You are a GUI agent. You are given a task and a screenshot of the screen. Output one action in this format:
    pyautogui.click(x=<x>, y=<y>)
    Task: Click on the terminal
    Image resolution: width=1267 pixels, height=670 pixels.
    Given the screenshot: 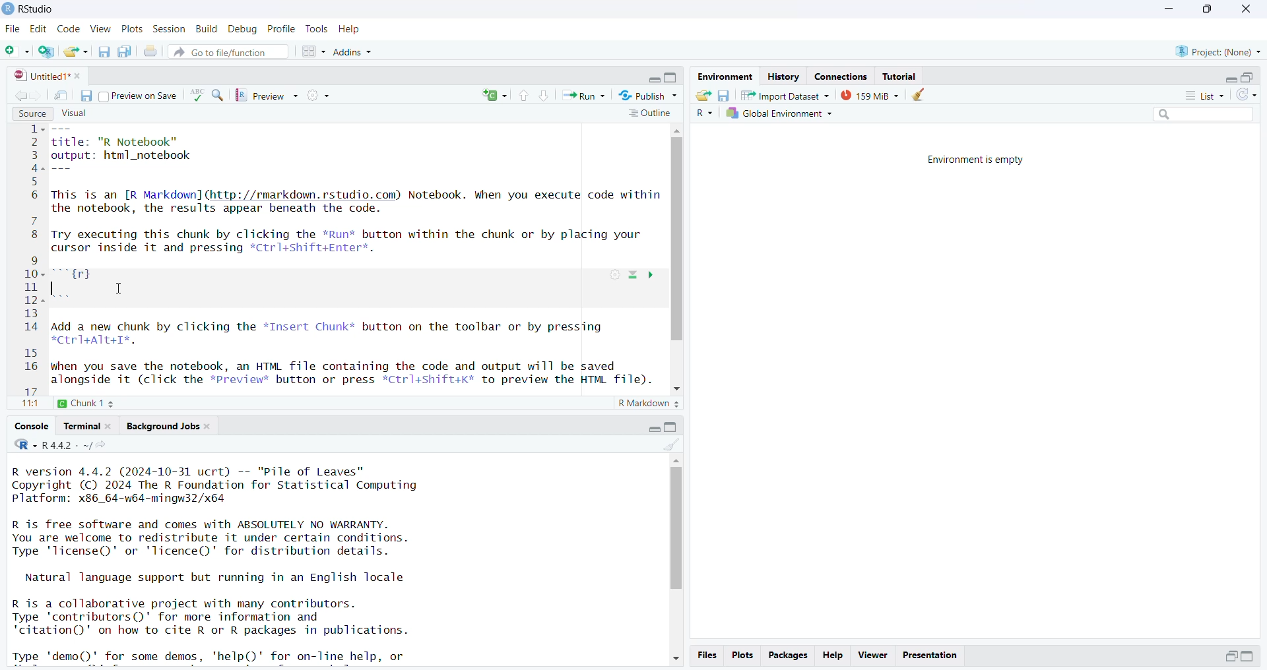 What is the action you would take?
    pyautogui.click(x=88, y=425)
    